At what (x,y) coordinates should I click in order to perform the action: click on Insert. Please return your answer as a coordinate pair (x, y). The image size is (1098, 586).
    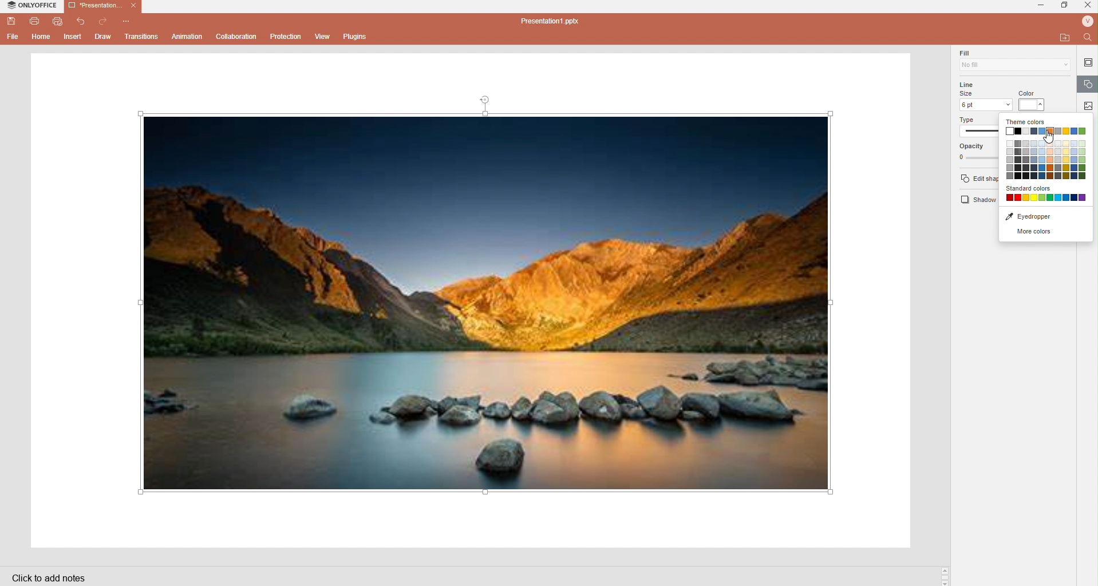
    Looking at the image, I should click on (73, 37).